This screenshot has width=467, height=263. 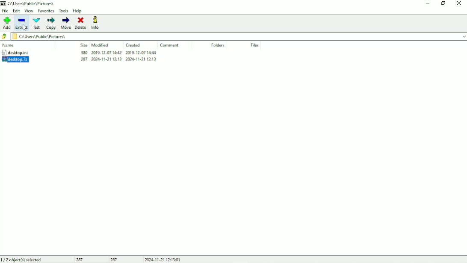 I want to click on Add, so click(x=7, y=23).